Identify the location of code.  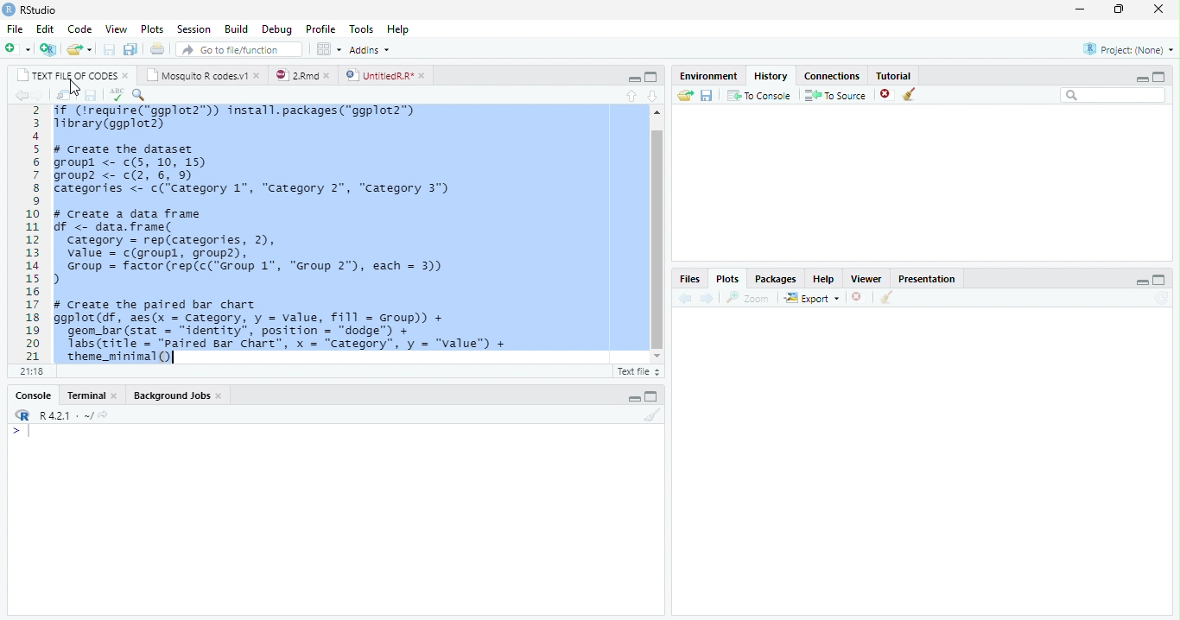
(77, 28).